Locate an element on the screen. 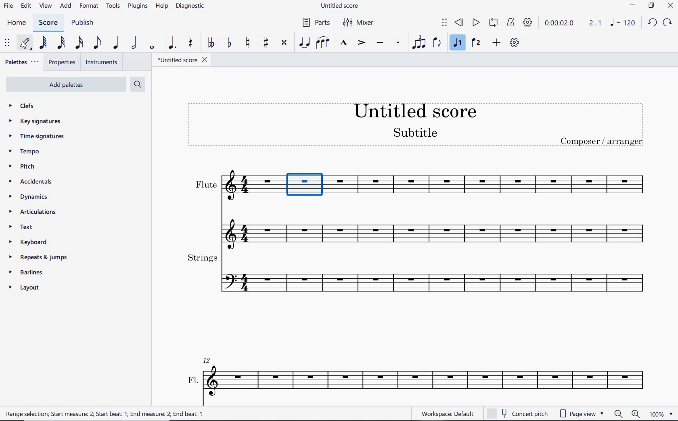 The height and width of the screenshot is (421, 678). note is located at coordinates (623, 24).